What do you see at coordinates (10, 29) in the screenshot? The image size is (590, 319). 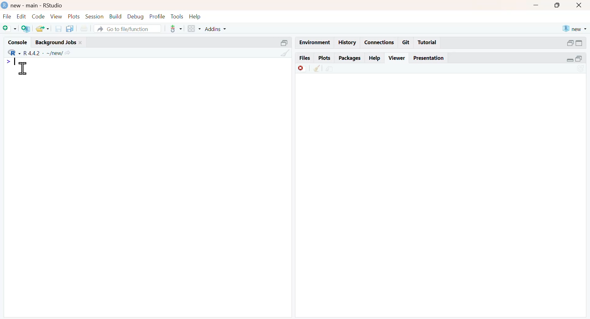 I see `add file as` at bounding box center [10, 29].